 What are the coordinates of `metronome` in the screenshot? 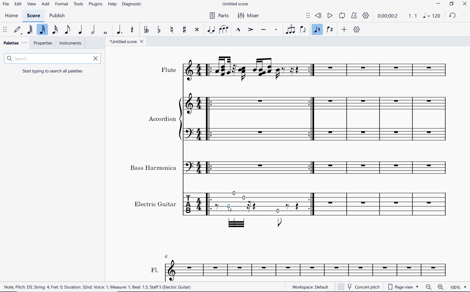 It's located at (354, 15).